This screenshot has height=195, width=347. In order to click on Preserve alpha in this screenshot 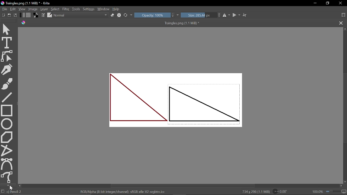, I will do `click(120, 15)`.